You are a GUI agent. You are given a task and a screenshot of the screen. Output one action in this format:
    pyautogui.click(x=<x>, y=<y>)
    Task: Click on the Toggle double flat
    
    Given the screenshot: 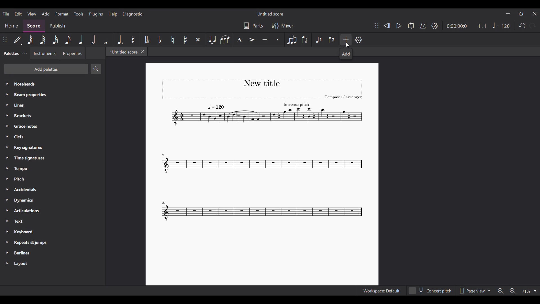 What is the action you would take?
    pyautogui.click(x=147, y=40)
    